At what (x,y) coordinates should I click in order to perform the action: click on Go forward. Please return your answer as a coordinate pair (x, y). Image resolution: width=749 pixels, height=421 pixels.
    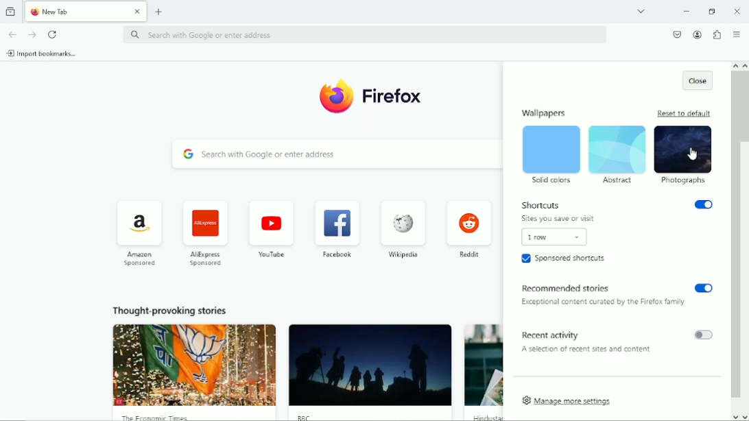
    Looking at the image, I should click on (32, 34).